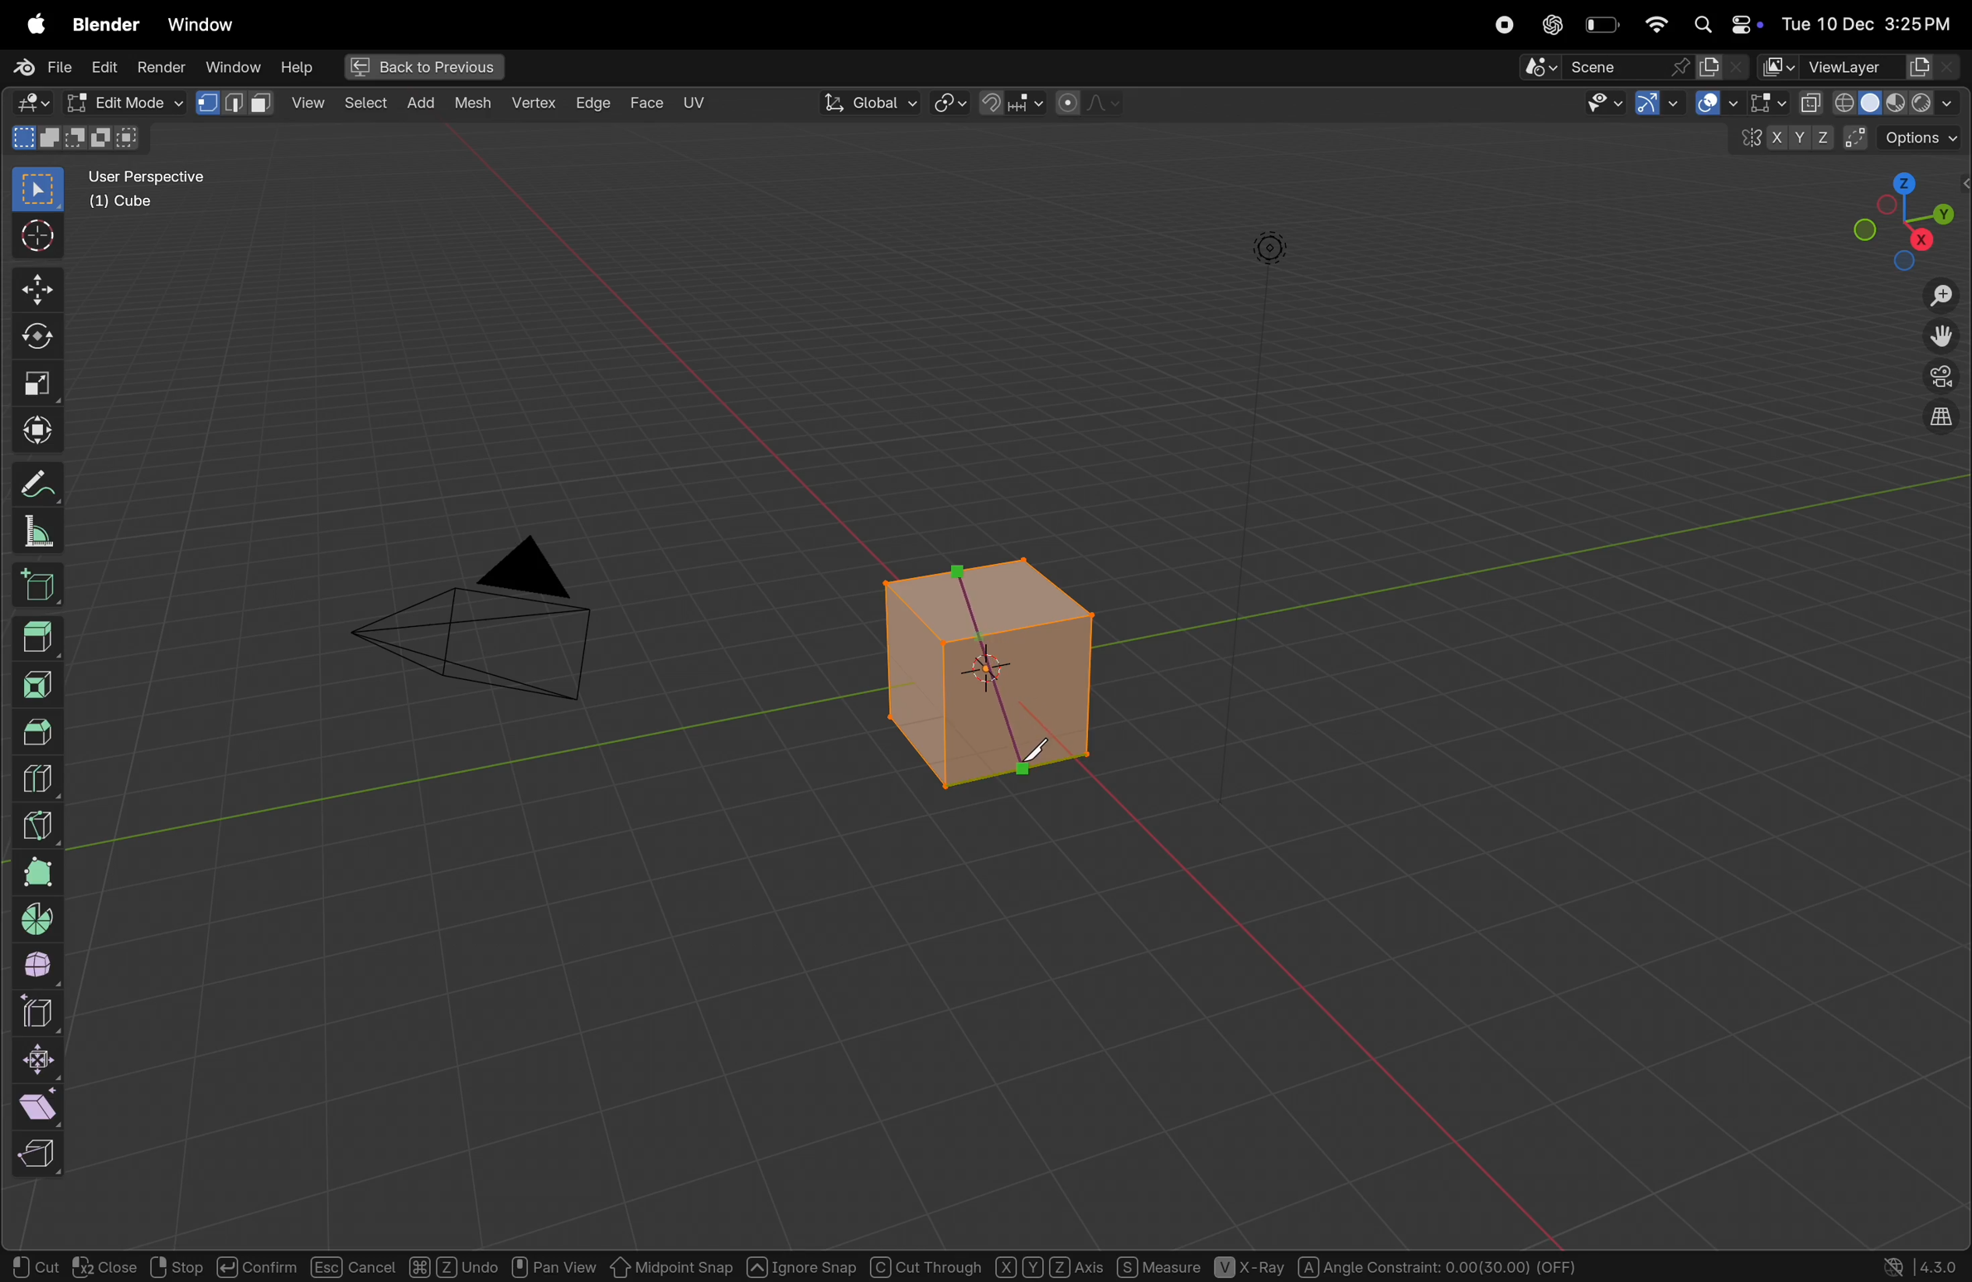 The height and width of the screenshot is (1282, 1972). What do you see at coordinates (1506, 24) in the screenshot?
I see `record` at bounding box center [1506, 24].